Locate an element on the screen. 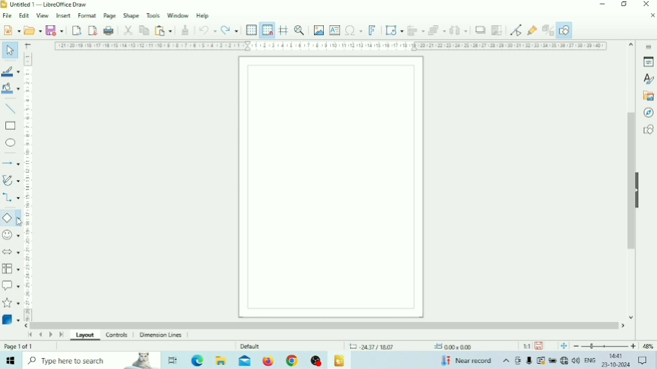 The height and width of the screenshot is (369, 657). Task View is located at coordinates (173, 361).